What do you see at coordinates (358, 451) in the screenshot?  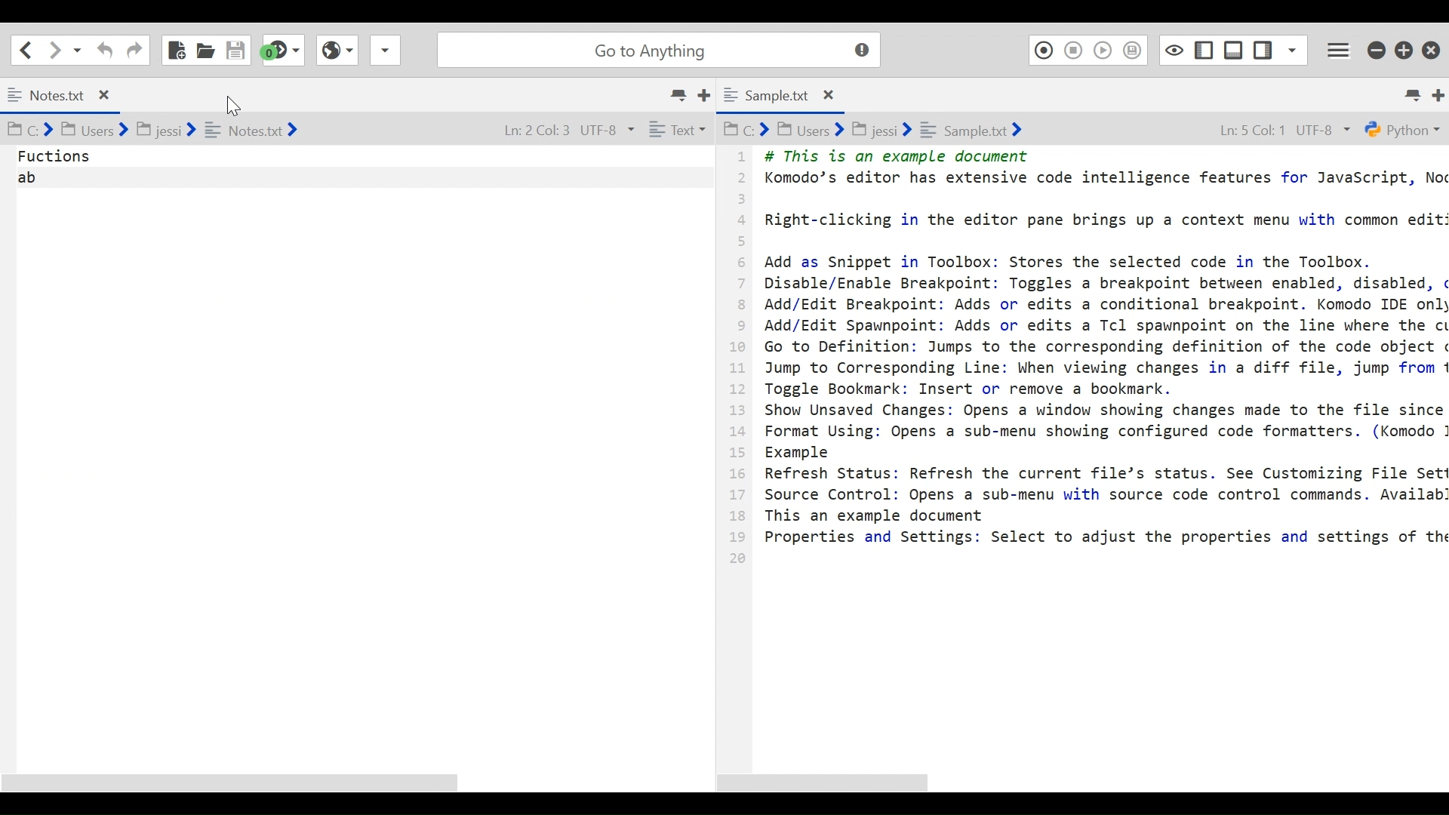 I see `Functions ab` at bounding box center [358, 451].